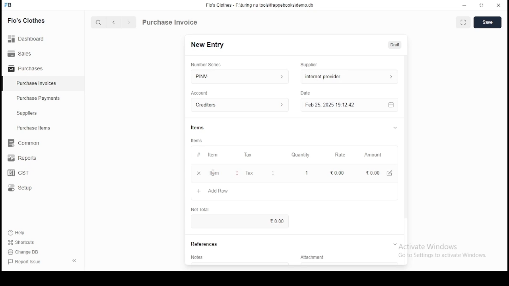  What do you see at coordinates (465, 5) in the screenshot?
I see `minimize` at bounding box center [465, 5].